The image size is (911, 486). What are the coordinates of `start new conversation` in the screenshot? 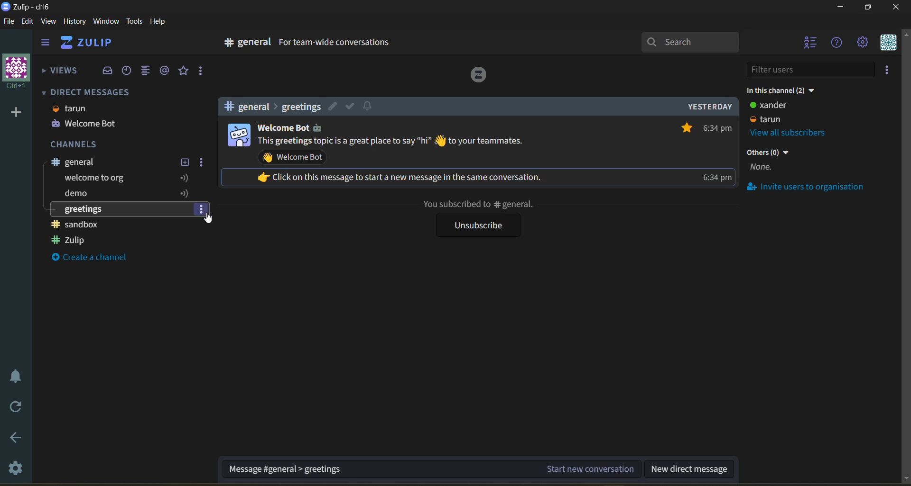 It's located at (432, 467).